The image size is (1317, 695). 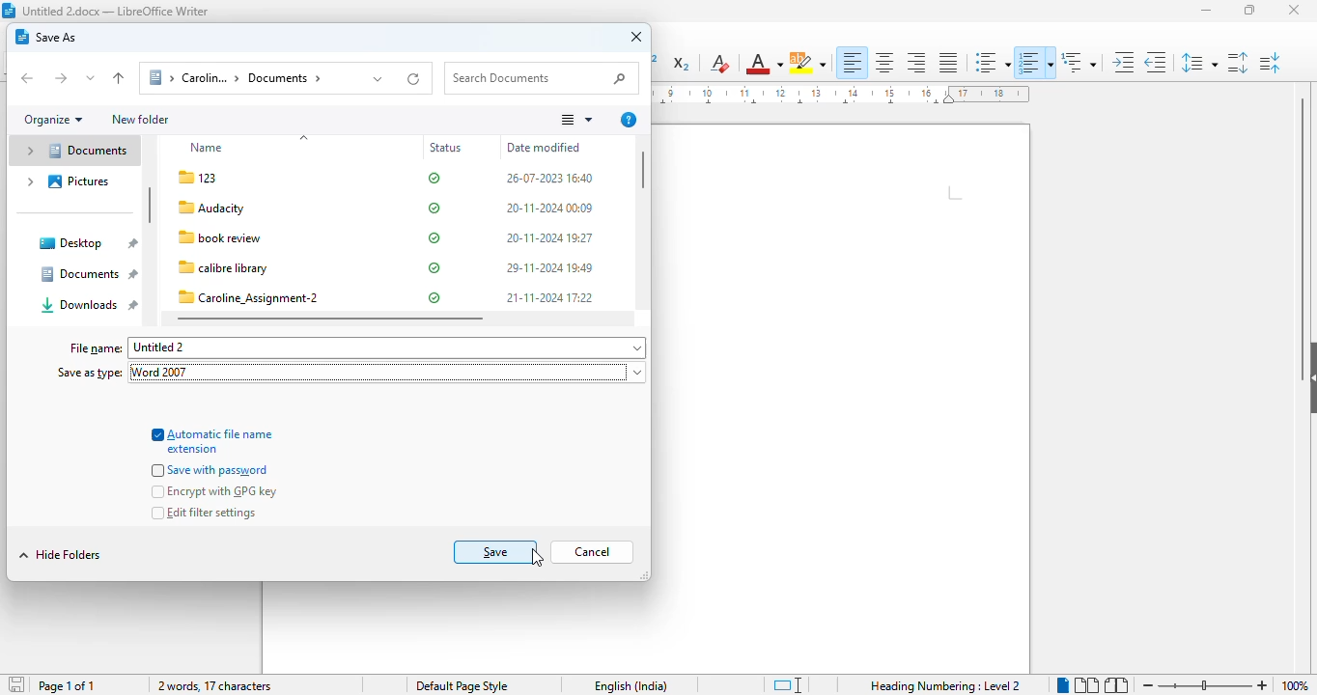 I want to click on heading numbering: level 2, so click(x=944, y=685).